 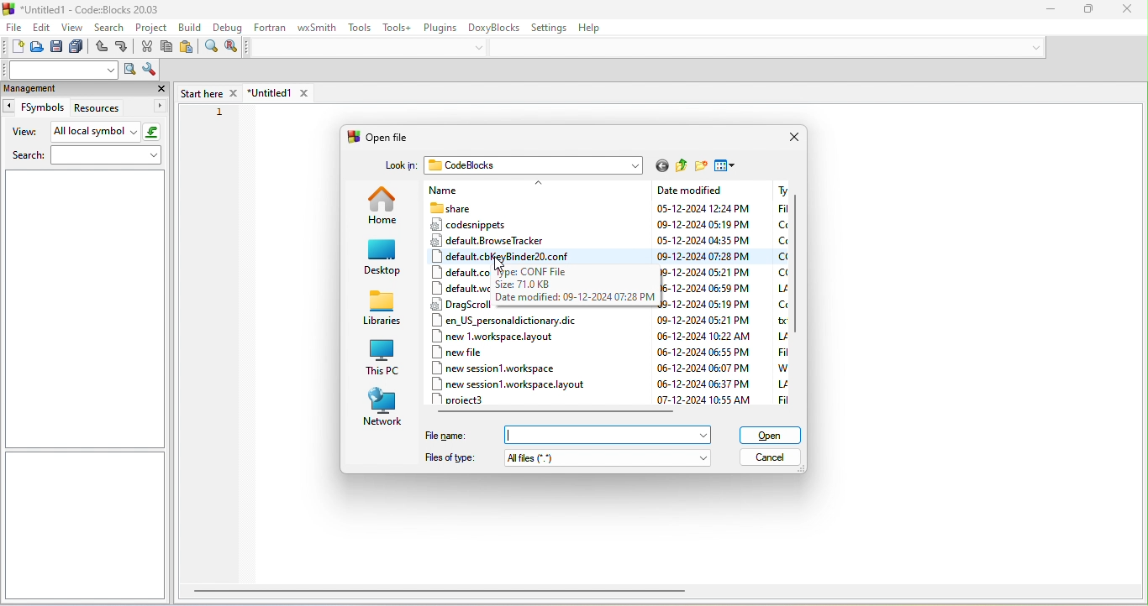 What do you see at coordinates (86, 8) in the screenshot?
I see `title` at bounding box center [86, 8].